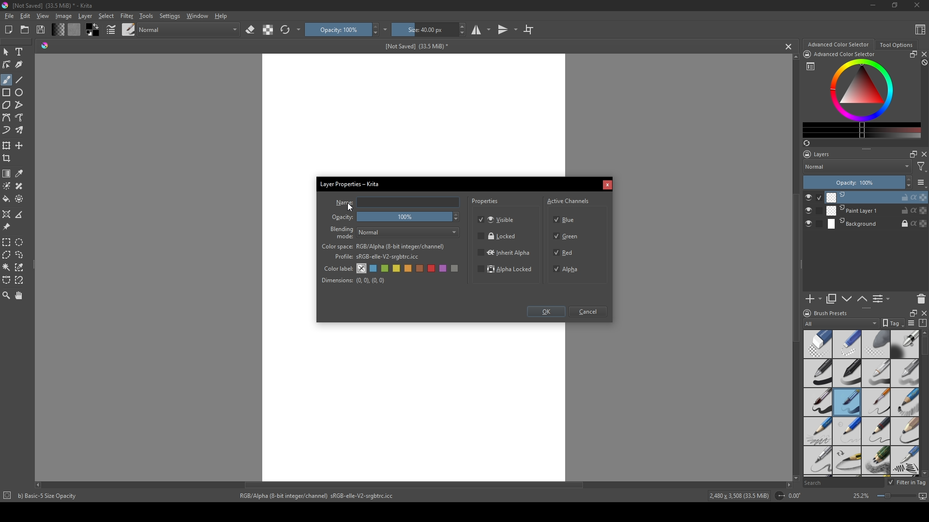 This screenshot has width=929, height=522. Describe the element at coordinates (20, 64) in the screenshot. I see `calligraphy` at that location.